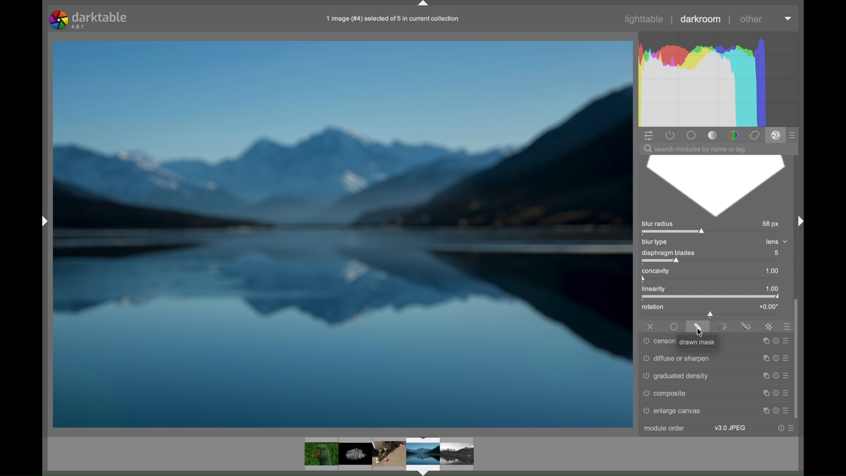  What do you see at coordinates (721, 327) in the screenshot?
I see `parametricamsk` at bounding box center [721, 327].